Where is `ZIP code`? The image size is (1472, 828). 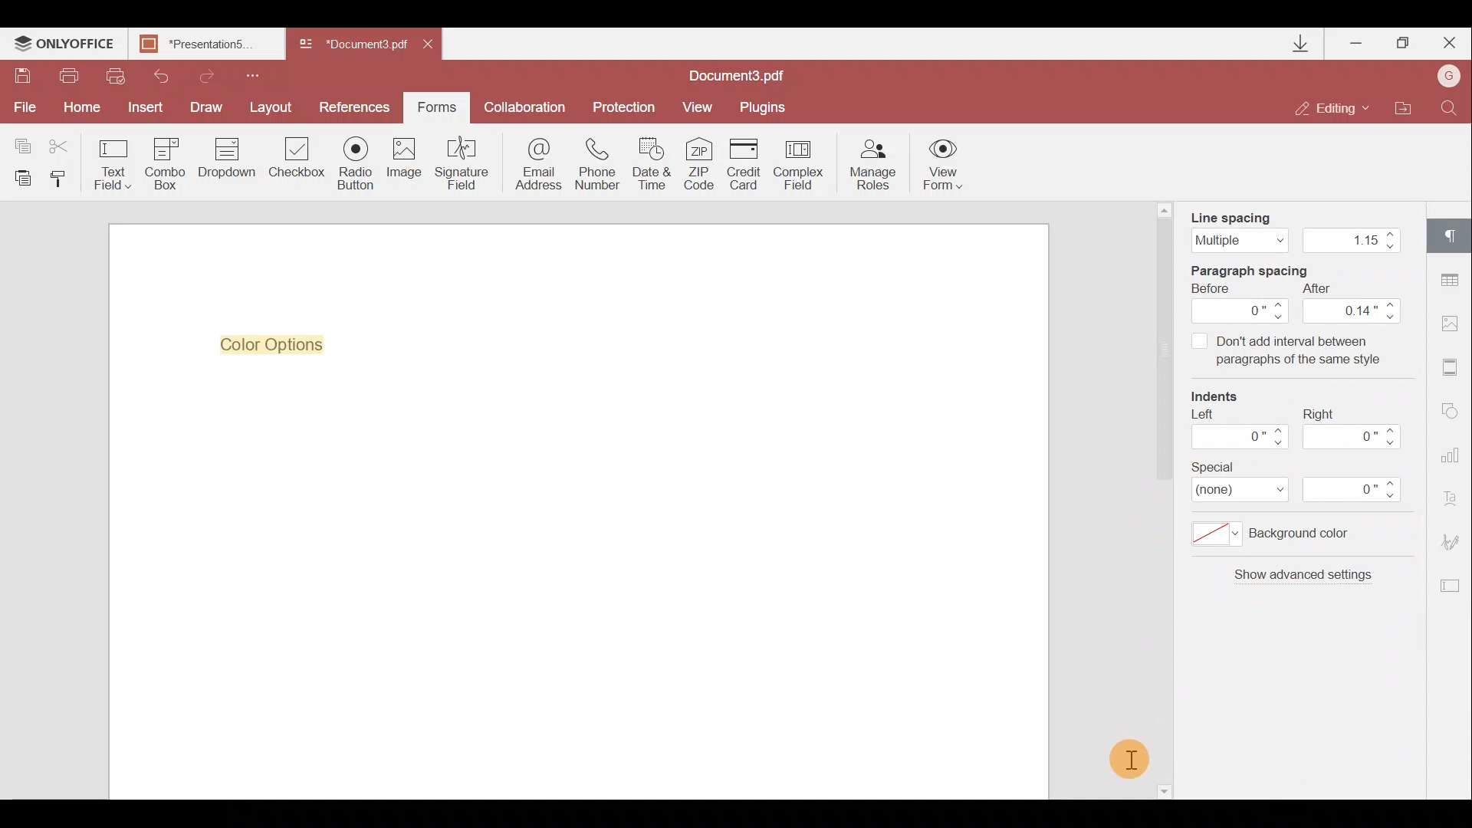 ZIP code is located at coordinates (702, 163).